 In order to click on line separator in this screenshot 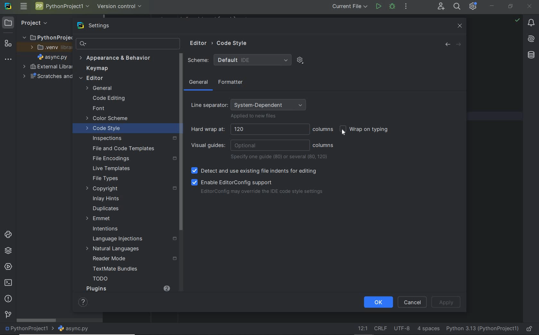, I will do `click(381, 329)`.